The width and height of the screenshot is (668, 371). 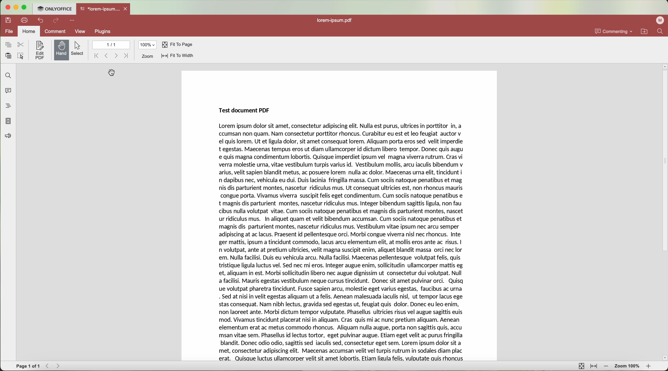 I want to click on open file location, so click(x=644, y=31).